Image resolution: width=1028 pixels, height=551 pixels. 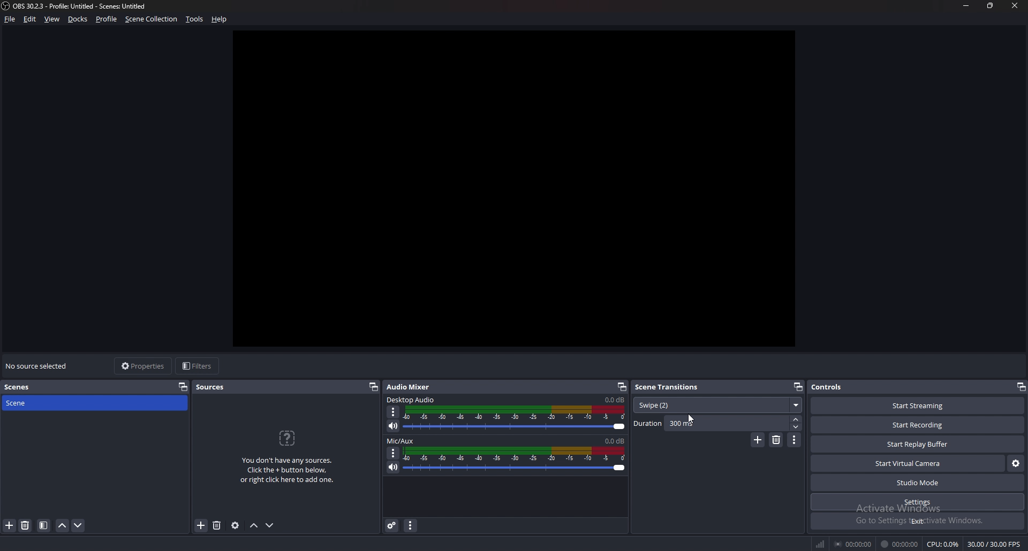 What do you see at coordinates (1021, 387) in the screenshot?
I see `pop out` at bounding box center [1021, 387].